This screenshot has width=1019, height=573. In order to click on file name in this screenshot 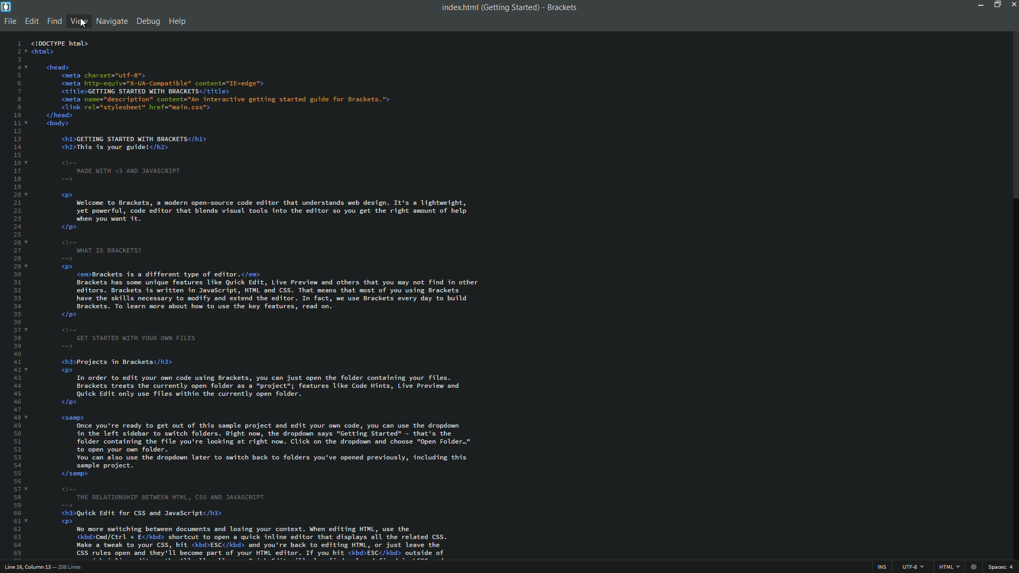, I will do `click(457, 7)`.